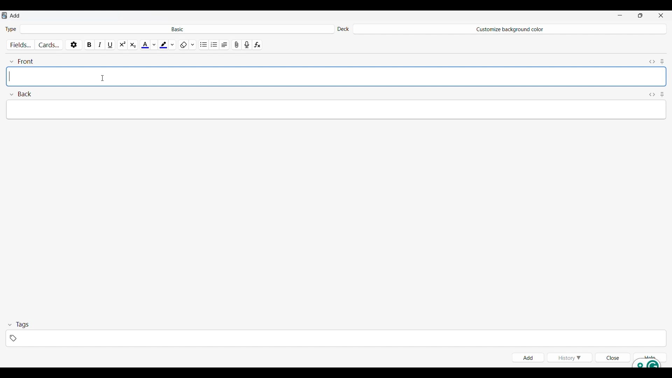 This screenshot has height=378, width=672. What do you see at coordinates (21, 61) in the screenshot?
I see `Collapse font field` at bounding box center [21, 61].